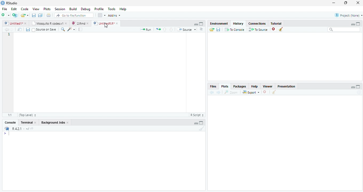 The width and height of the screenshot is (363, 192). I want to click on To console, so click(235, 30).